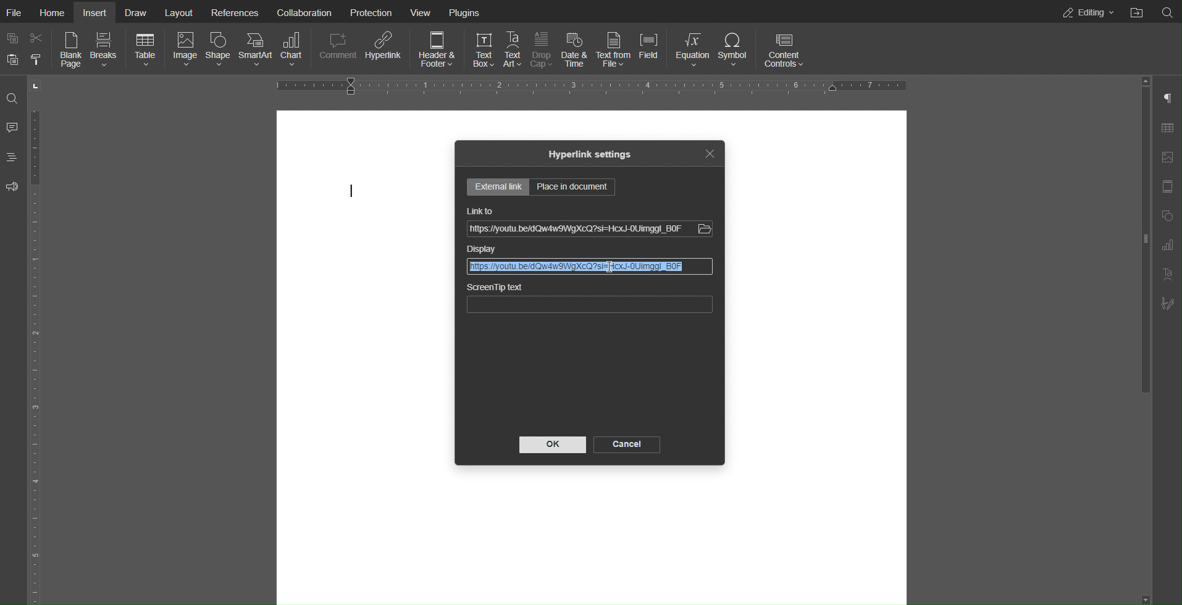 This screenshot has width=1182, height=605. What do you see at coordinates (543, 50) in the screenshot?
I see `Drop Cap` at bounding box center [543, 50].